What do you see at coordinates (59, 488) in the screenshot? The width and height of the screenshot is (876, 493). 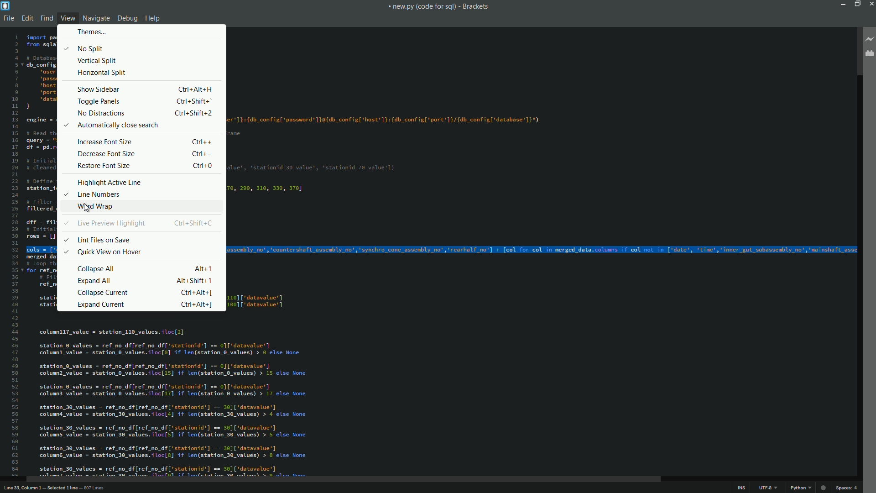 I see `cursor position` at bounding box center [59, 488].